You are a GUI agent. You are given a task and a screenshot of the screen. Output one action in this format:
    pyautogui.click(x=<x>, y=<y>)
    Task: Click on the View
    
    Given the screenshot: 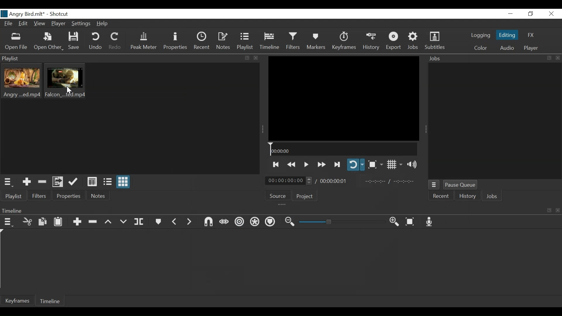 What is the action you would take?
    pyautogui.click(x=40, y=24)
    